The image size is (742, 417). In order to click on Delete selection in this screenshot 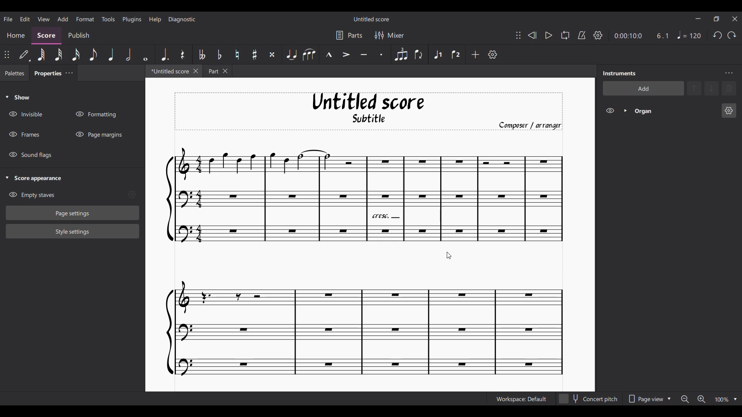, I will do `click(729, 88)`.